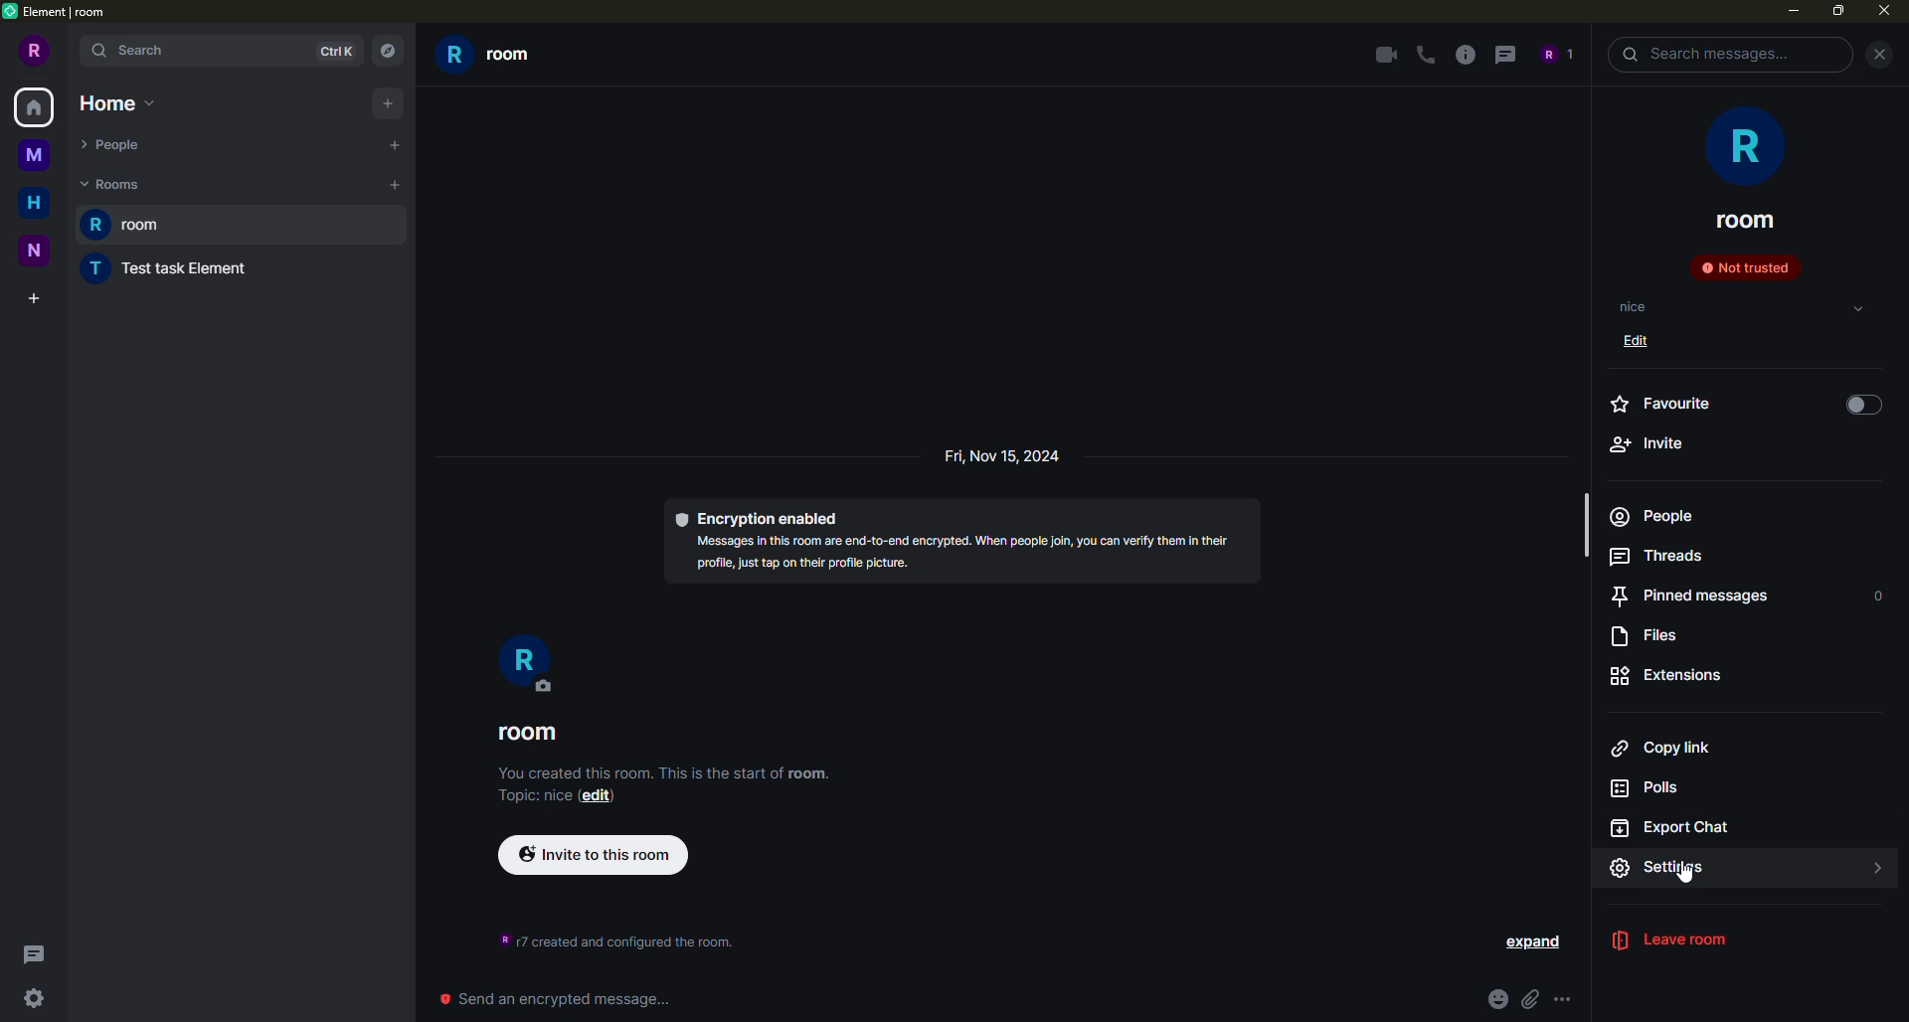 The image size is (1909, 1022). I want to click on start a chat, so click(391, 145).